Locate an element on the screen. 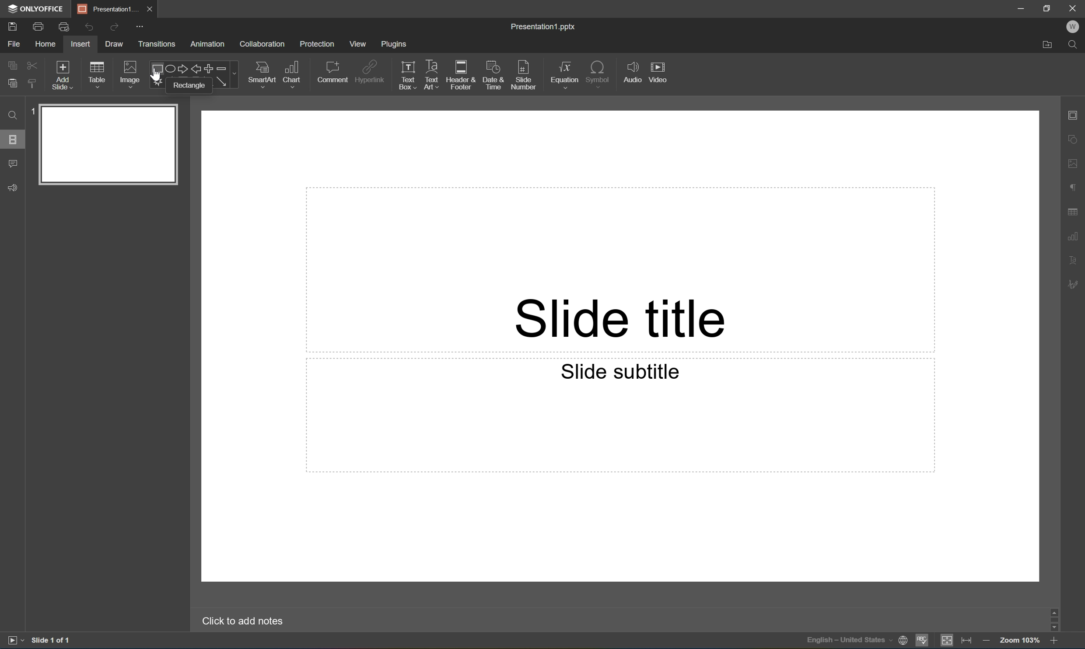 The height and width of the screenshot is (649, 1085). Chart is located at coordinates (291, 73).